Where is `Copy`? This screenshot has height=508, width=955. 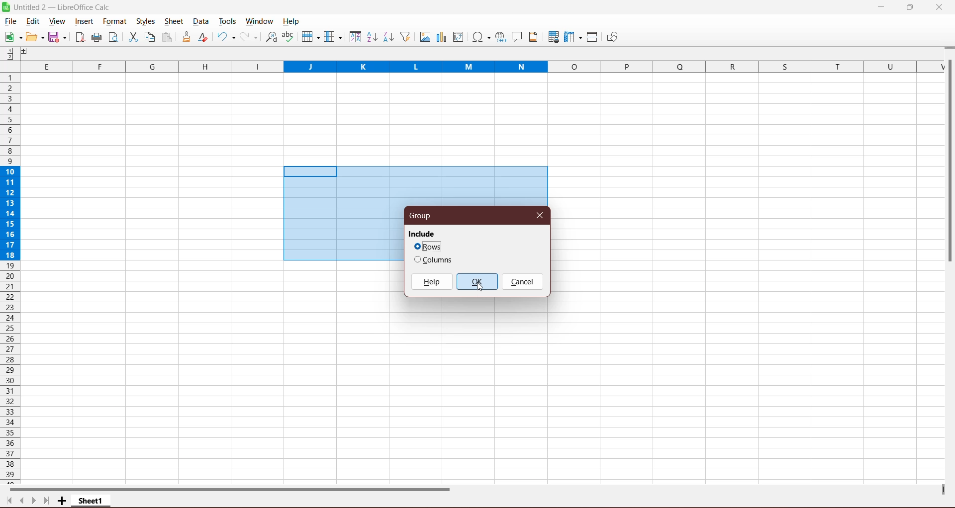 Copy is located at coordinates (150, 37).